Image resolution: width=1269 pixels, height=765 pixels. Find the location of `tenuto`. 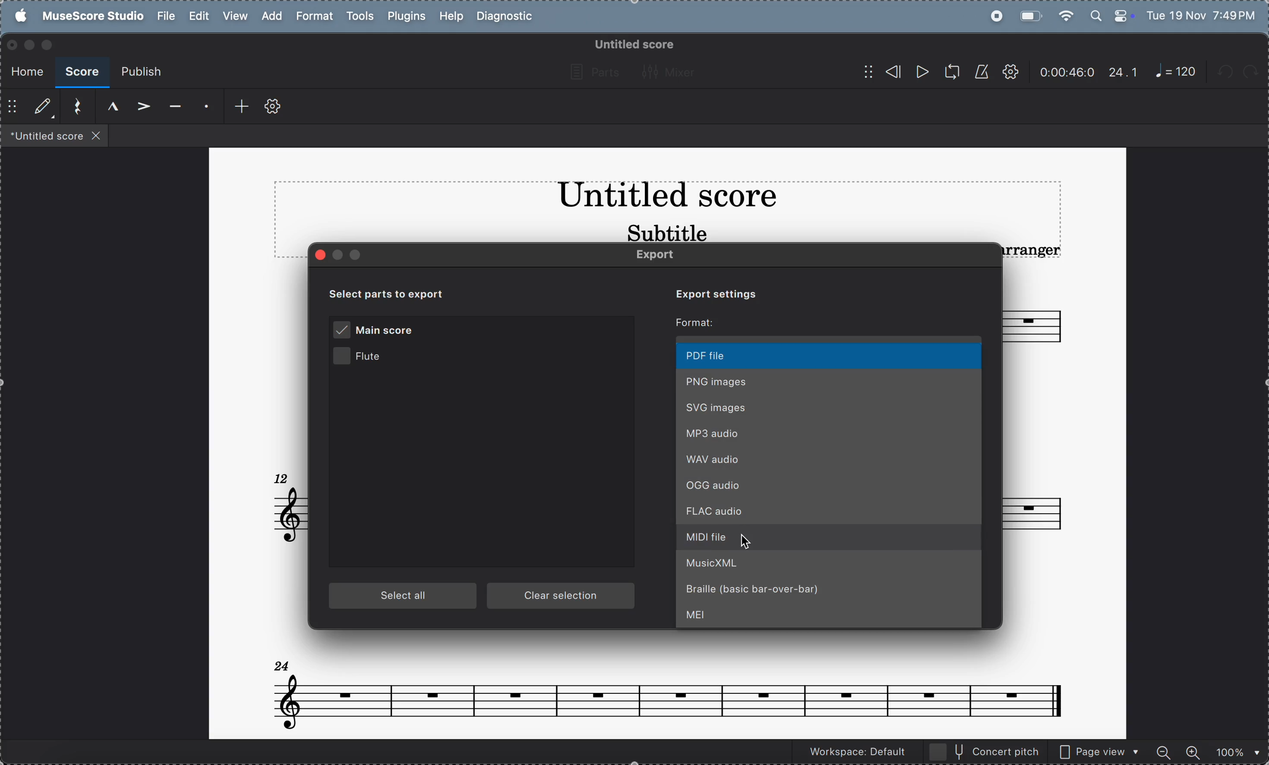

tenuto is located at coordinates (173, 108).